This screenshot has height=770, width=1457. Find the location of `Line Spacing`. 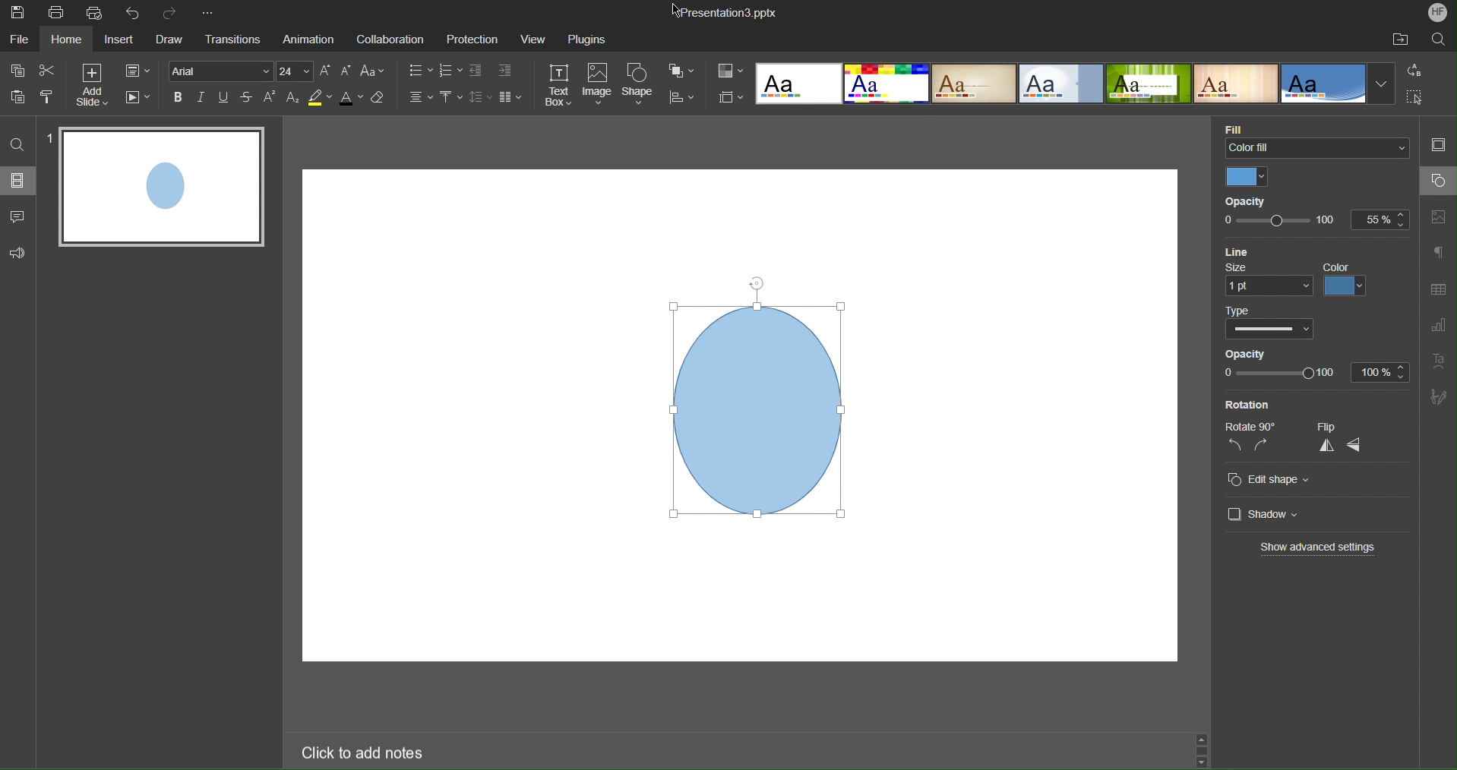

Line Spacing is located at coordinates (479, 98).